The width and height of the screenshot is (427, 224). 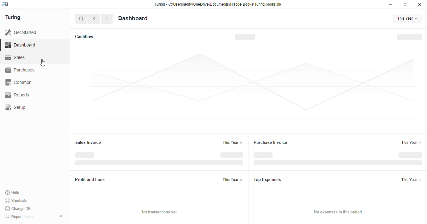 What do you see at coordinates (95, 19) in the screenshot?
I see `go back` at bounding box center [95, 19].